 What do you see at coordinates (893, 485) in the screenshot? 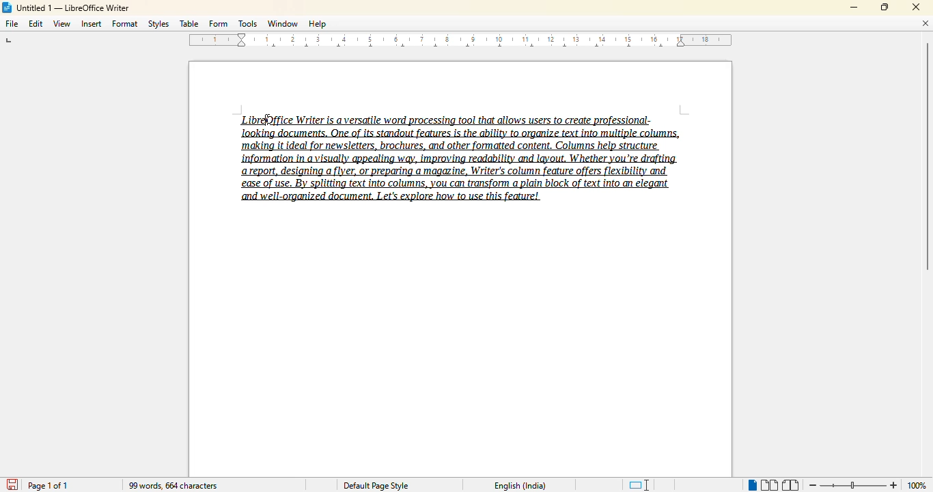
I see `zoom in` at bounding box center [893, 485].